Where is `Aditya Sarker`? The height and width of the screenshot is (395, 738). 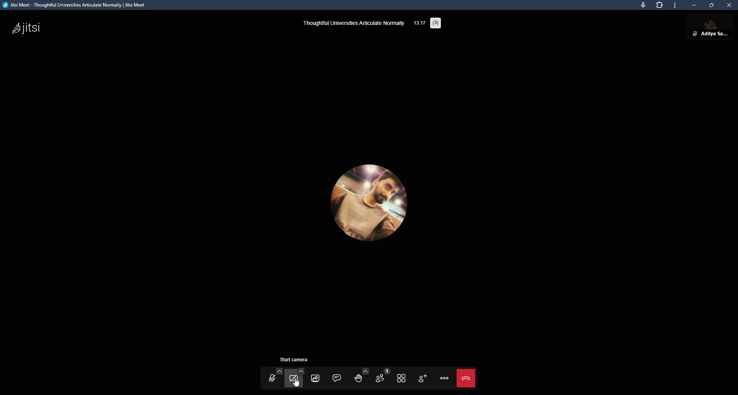 Aditya Sarker is located at coordinates (708, 29).